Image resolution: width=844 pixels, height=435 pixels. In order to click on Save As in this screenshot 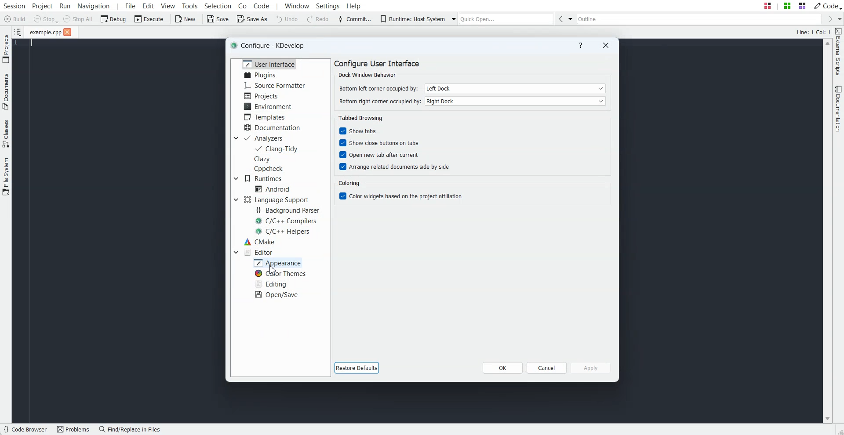, I will do `click(251, 18)`.